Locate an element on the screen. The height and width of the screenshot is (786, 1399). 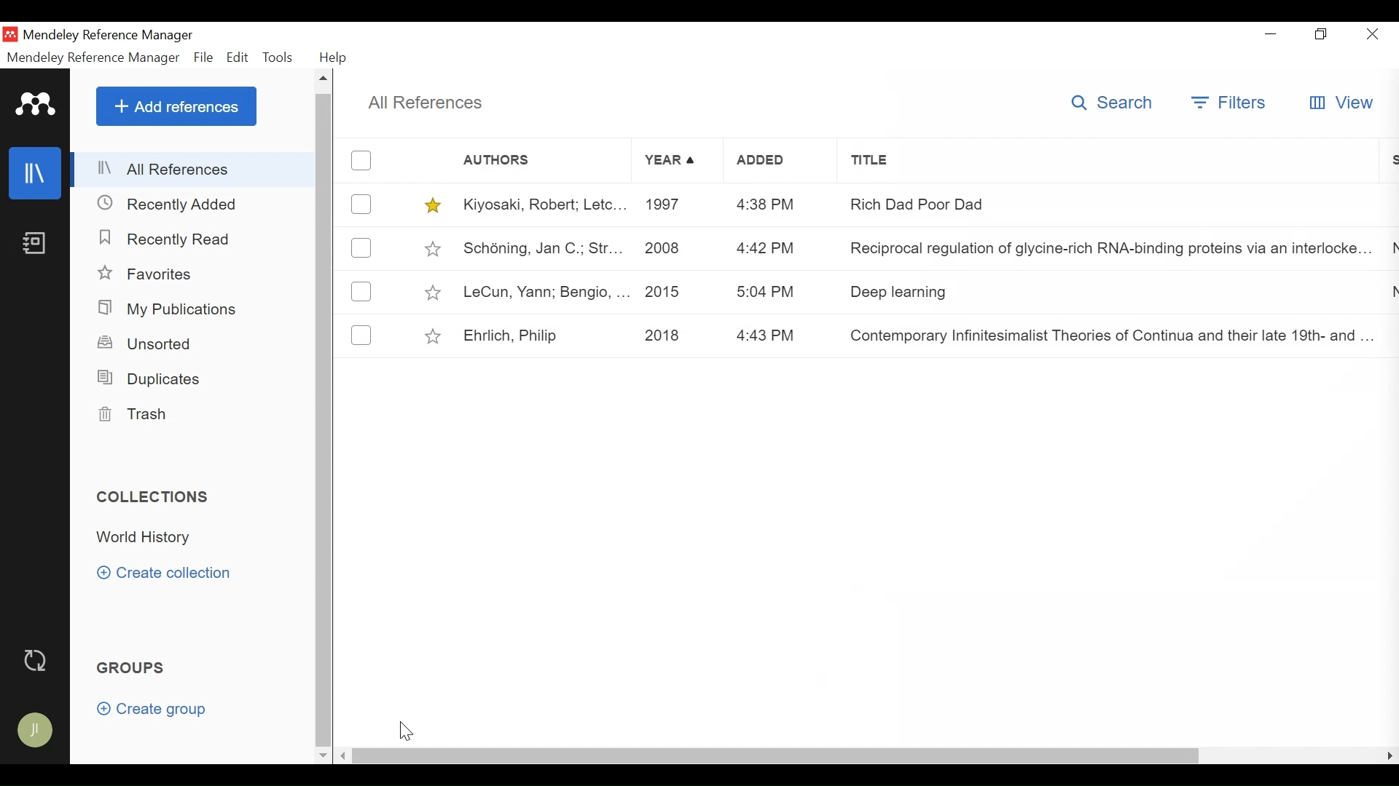
Scroll up is located at coordinates (323, 80).